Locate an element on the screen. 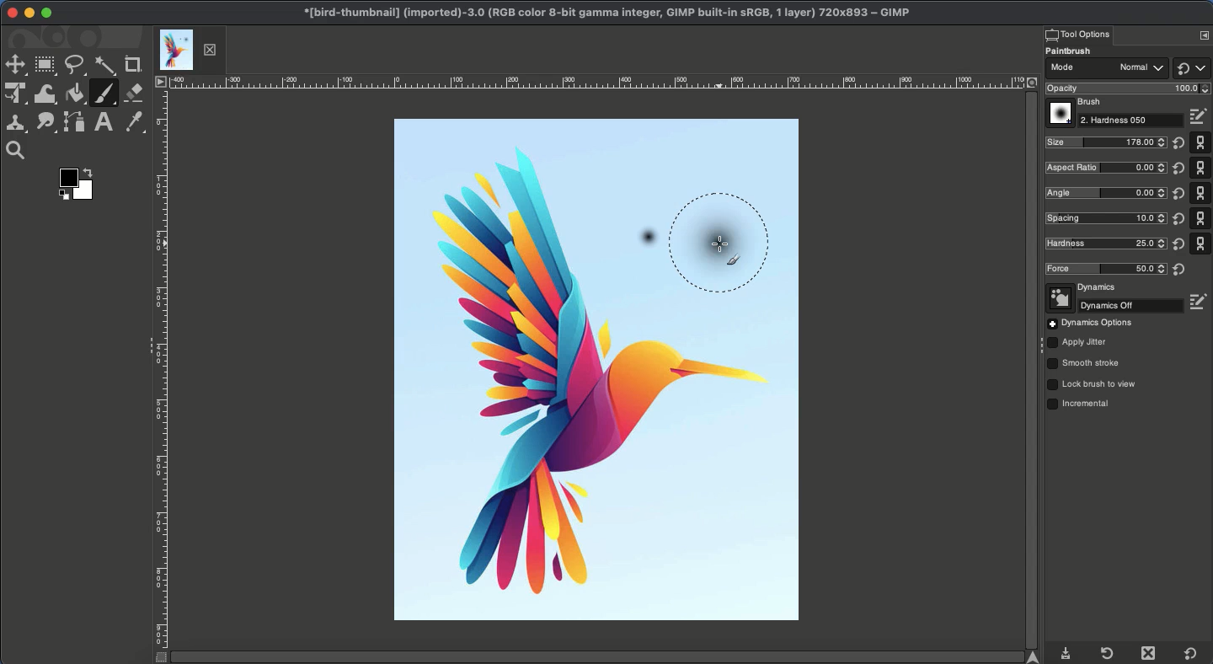  Refresh is located at coordinates (1106, 653).